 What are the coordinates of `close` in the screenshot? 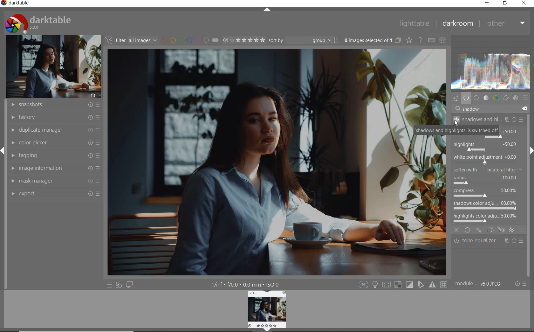 It's located at (456, 229).